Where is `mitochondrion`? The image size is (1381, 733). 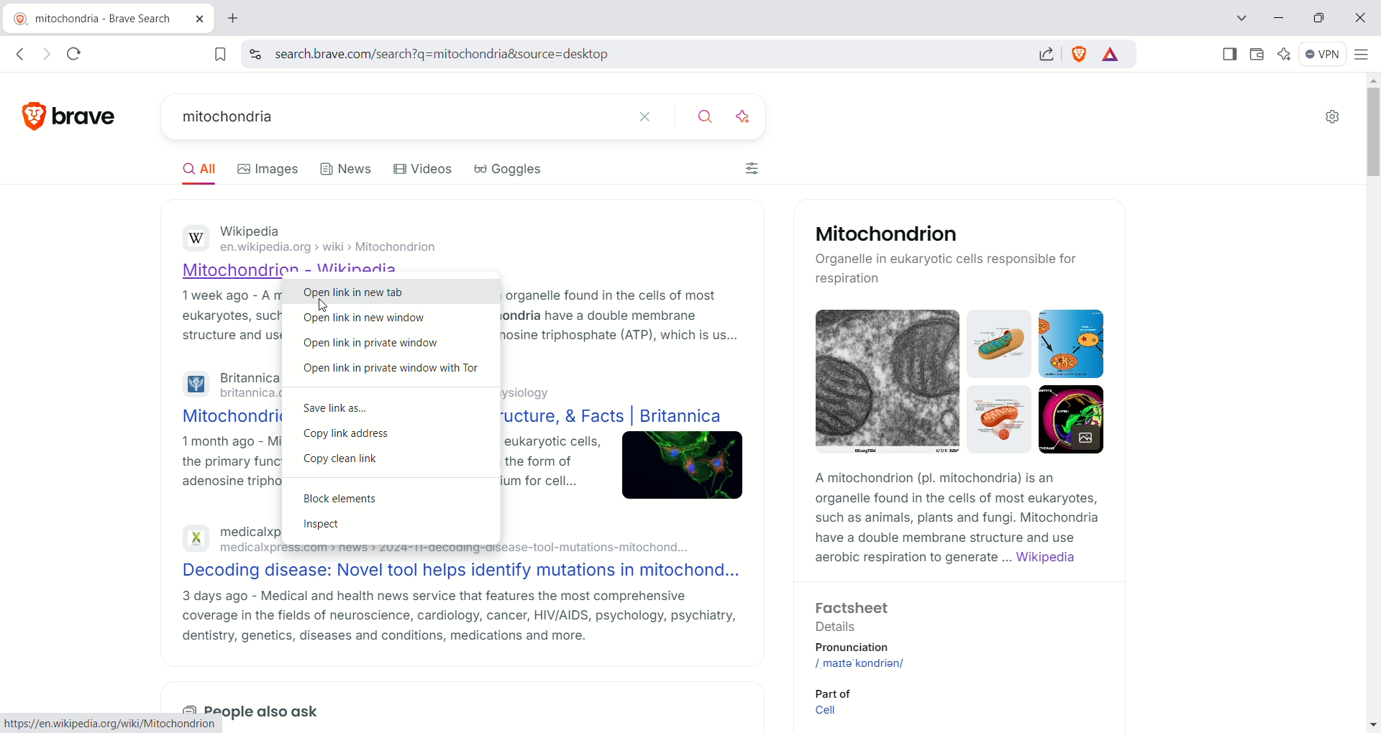 mitochondrion is located at coordinates (860, 666).